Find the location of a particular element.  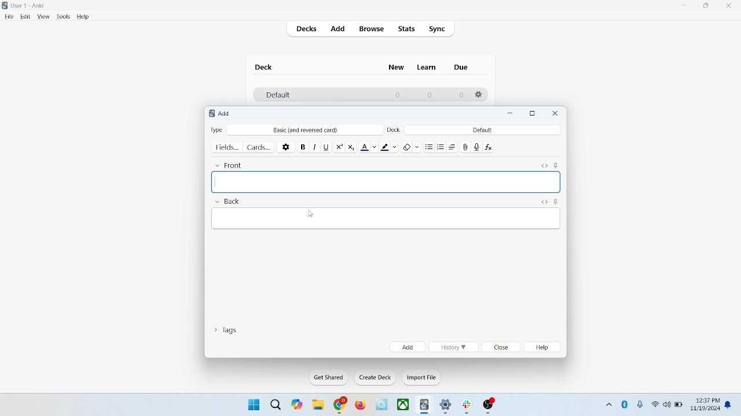

close is located at coordinates (502, 348).